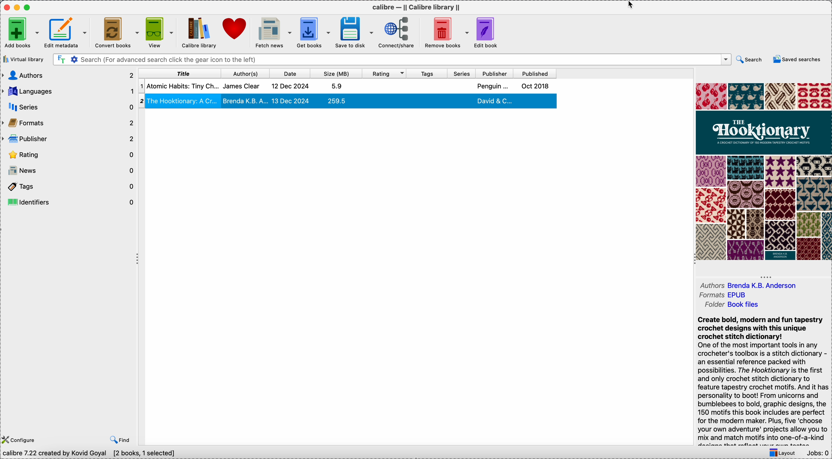 The image size is (832, 459). What do you see at coordinates (274, 31) in the screenshot?
I see `fetch news` at bounding box center [274, 31].